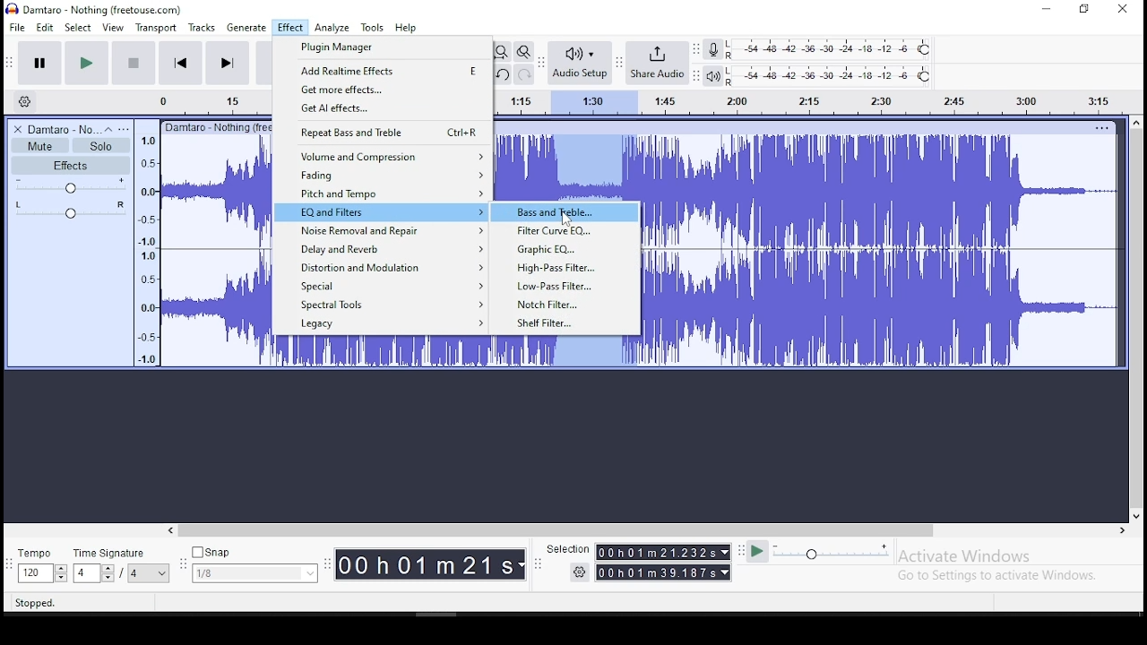 The width and height of the screenshot is (1147, 645). Describe the element at coordinates (7, 563) in the screenshot. I see `` at that location.